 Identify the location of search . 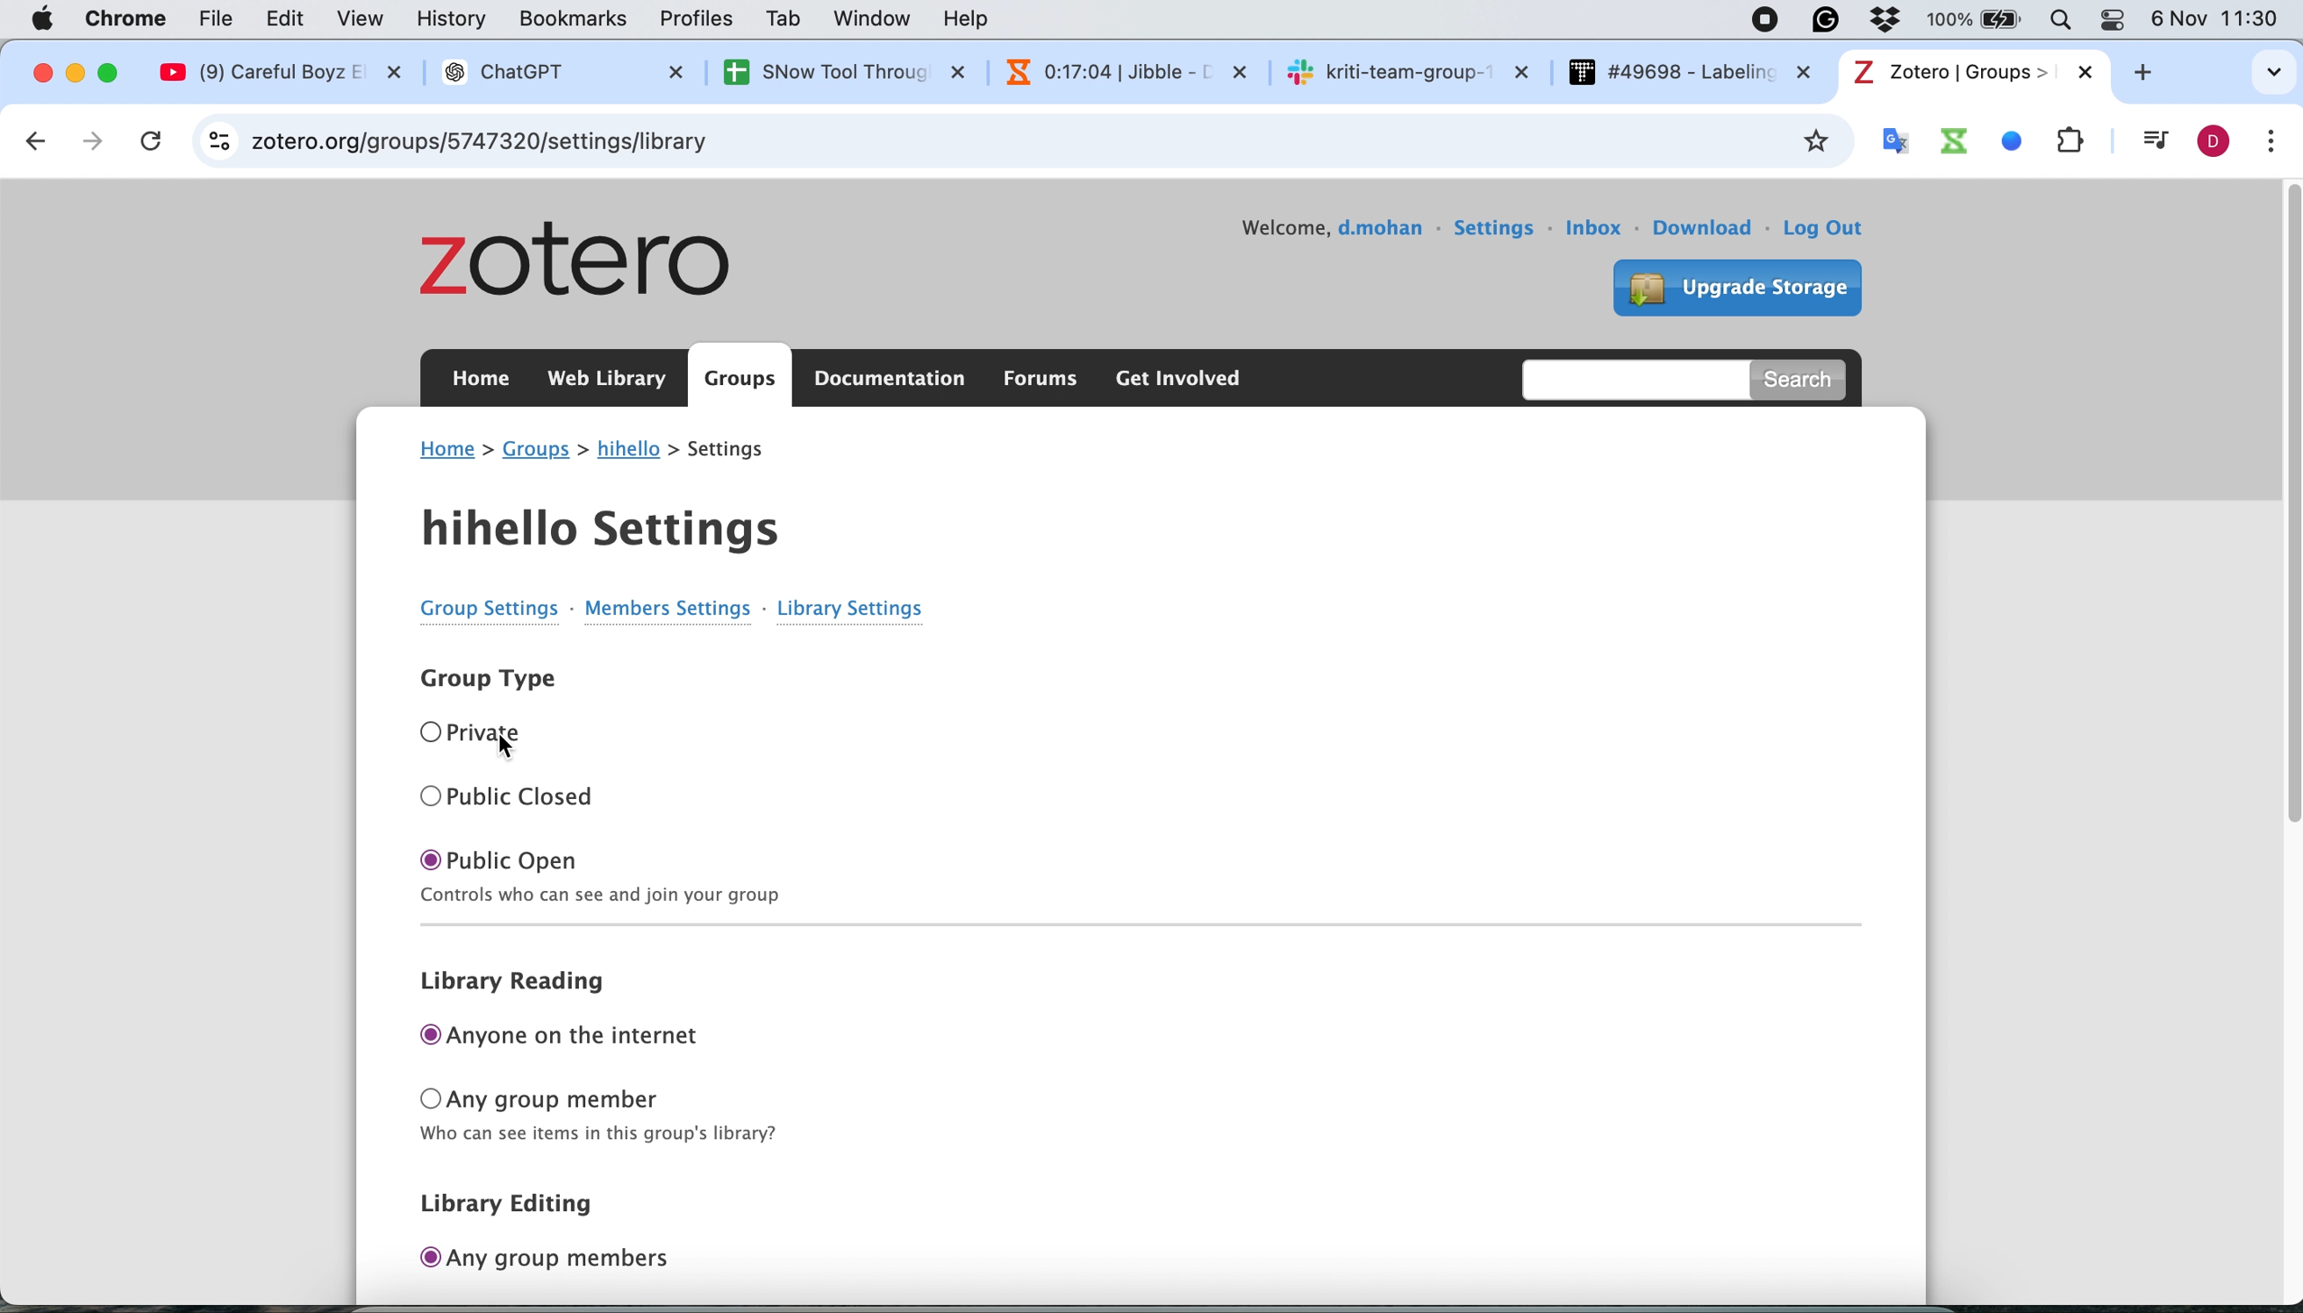
(1626, 376).